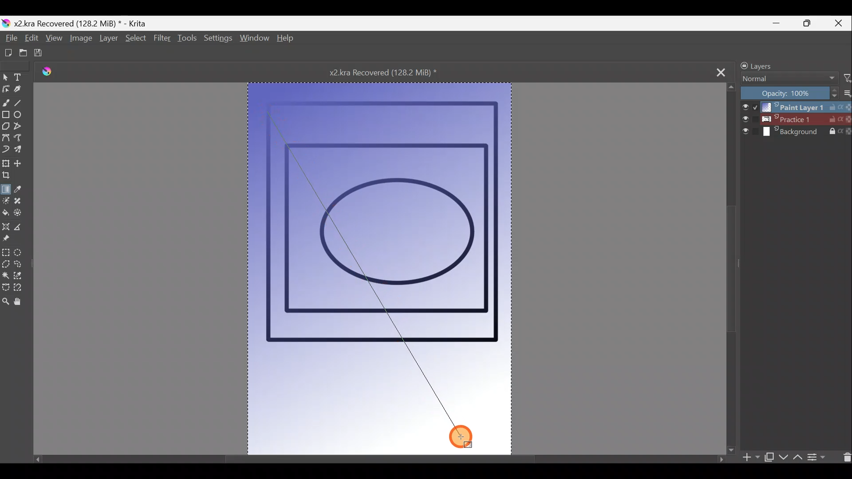 Image resolution: width=852 pixels, height=479 pixels. What do you see at coordinates (189, 40) in the screenshot?
I see `Tools` at bounding box center [189, 40].